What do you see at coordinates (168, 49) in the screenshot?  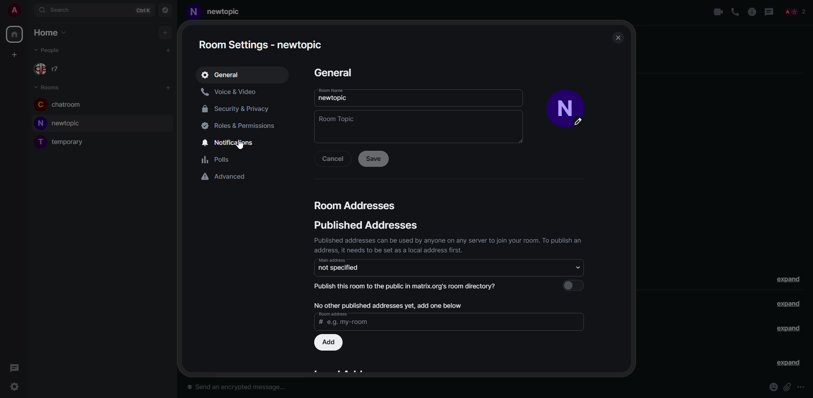 I see `add` at bounding box center [168, 49].